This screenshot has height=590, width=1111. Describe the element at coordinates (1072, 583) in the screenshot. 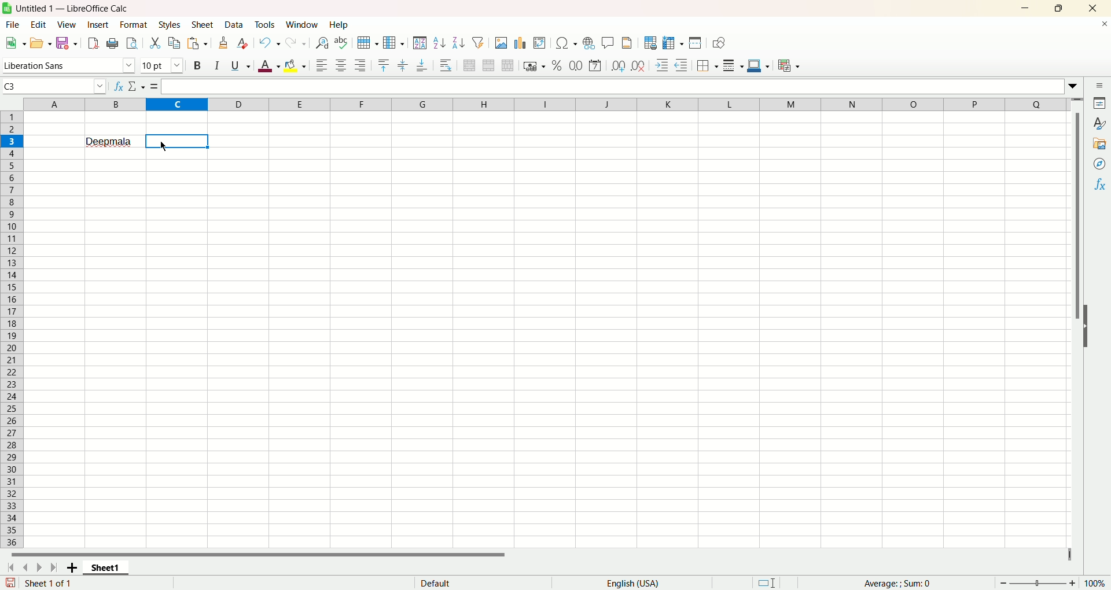

I see `Zoom in` at that location.